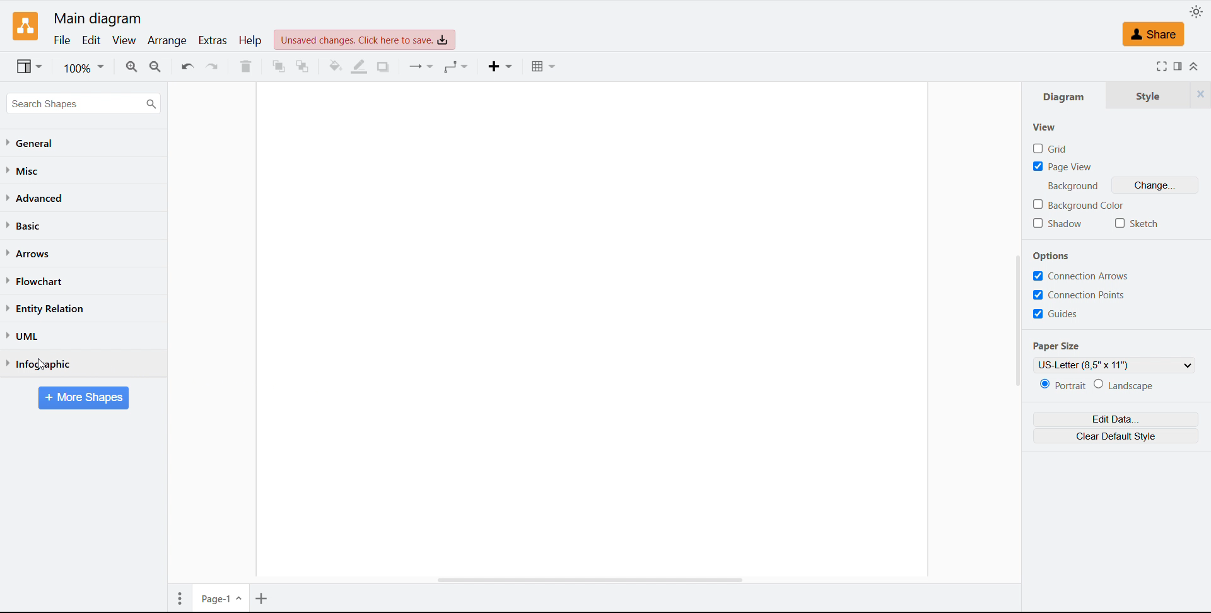  I want to click on Advanced , so click(35, 198).